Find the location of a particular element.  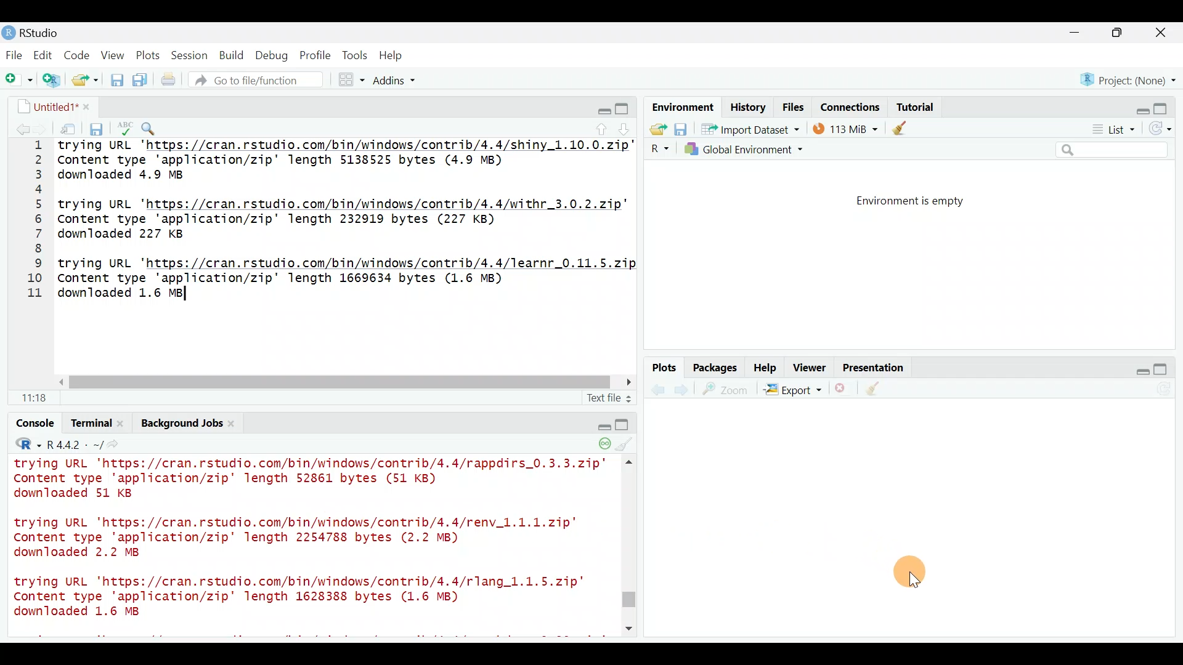

go to previous section/chunk is located at coordinates (603, 127).